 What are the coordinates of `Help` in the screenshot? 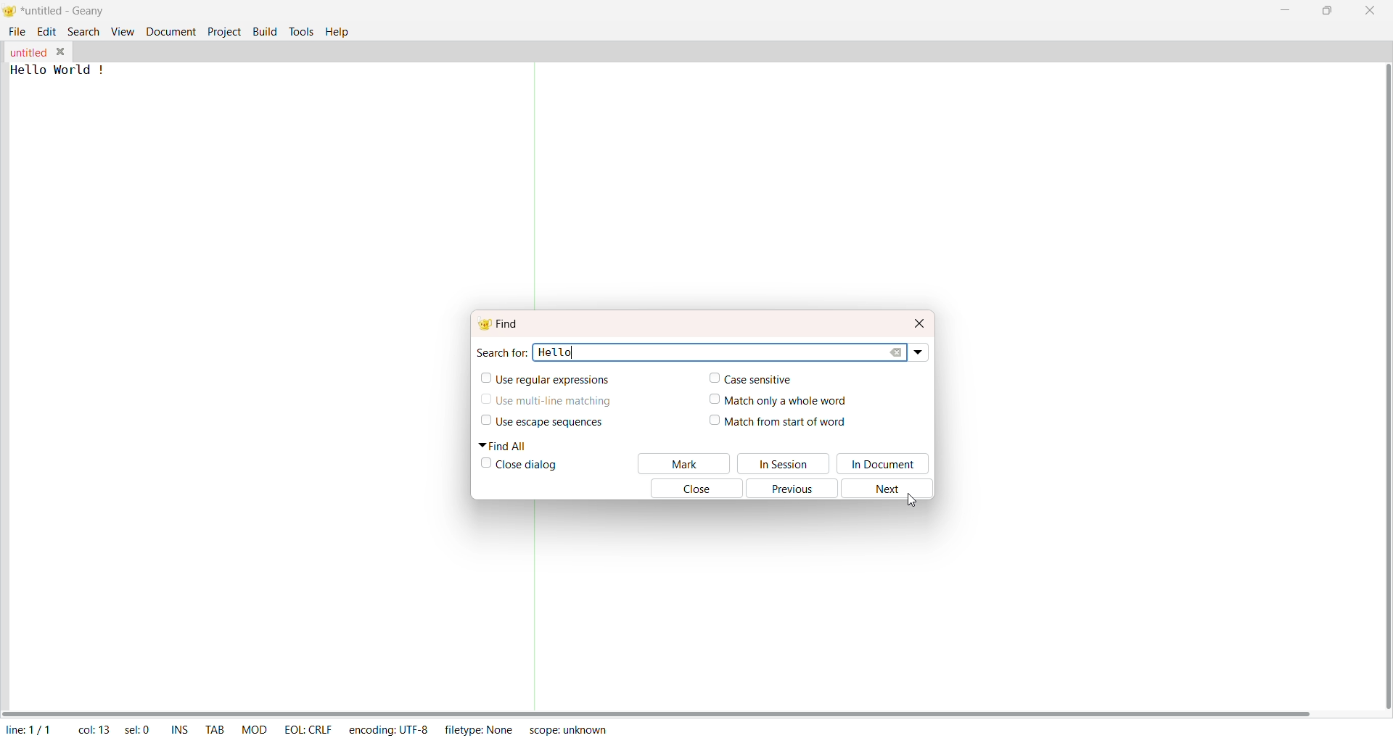 It's located at (339, 31).